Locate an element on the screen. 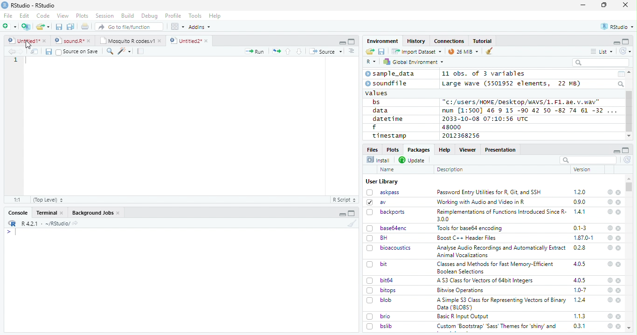 This screenshot has width=637, height=335. bslib is located at coordinates (380, 326).